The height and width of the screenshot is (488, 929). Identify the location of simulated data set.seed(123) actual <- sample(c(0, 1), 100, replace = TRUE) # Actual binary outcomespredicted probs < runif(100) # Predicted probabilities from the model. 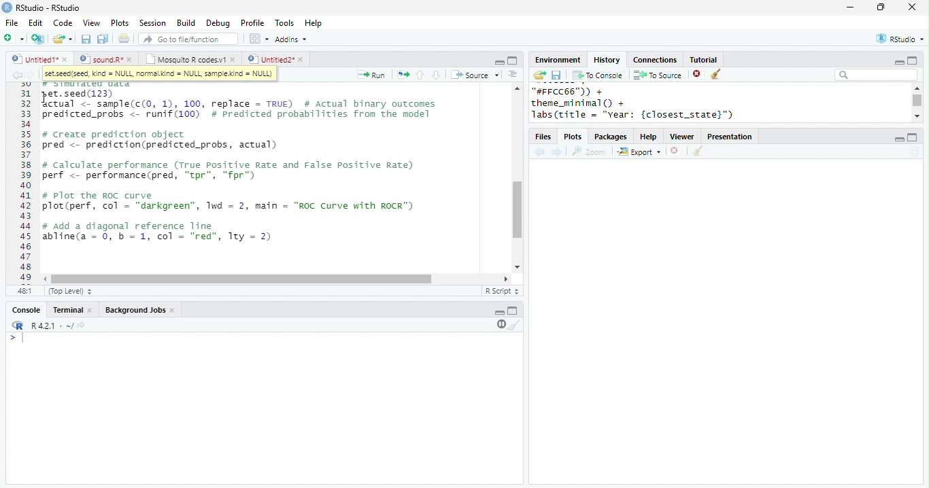
(241, 101).